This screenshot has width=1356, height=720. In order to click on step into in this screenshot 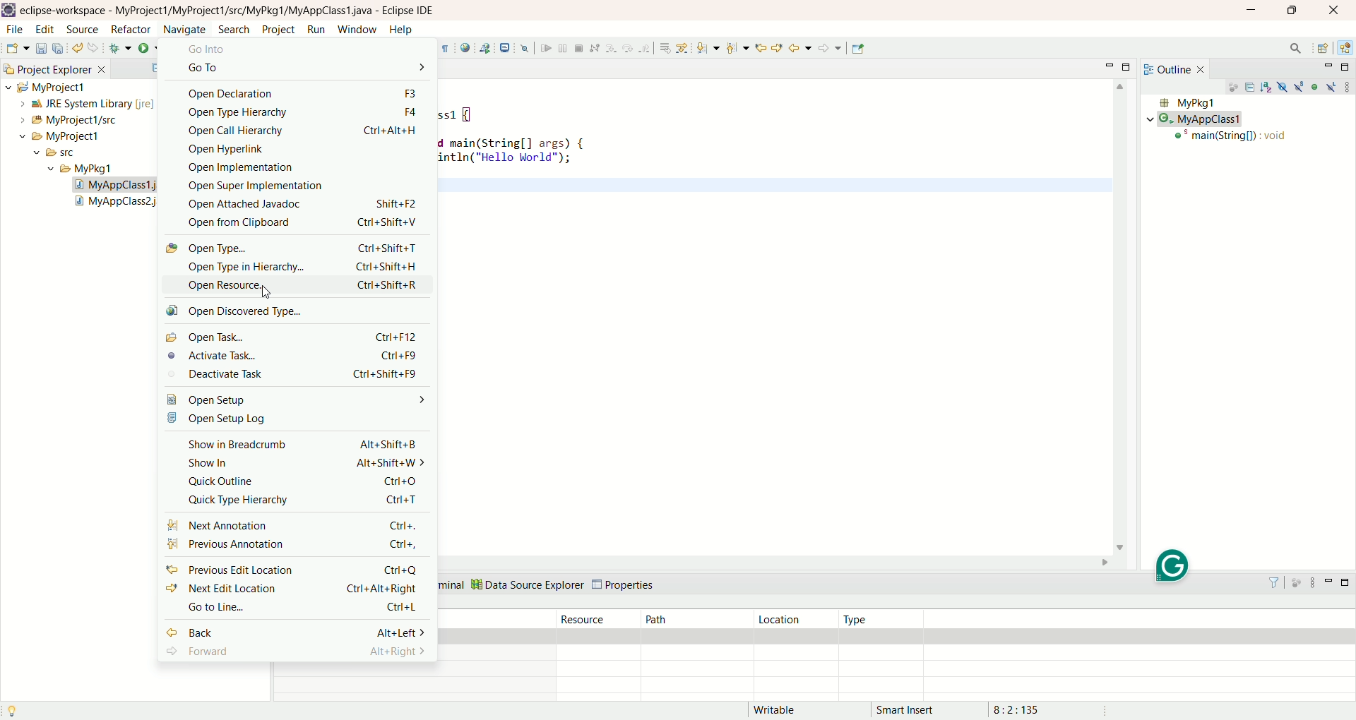, I will do `click(611, 49)`.